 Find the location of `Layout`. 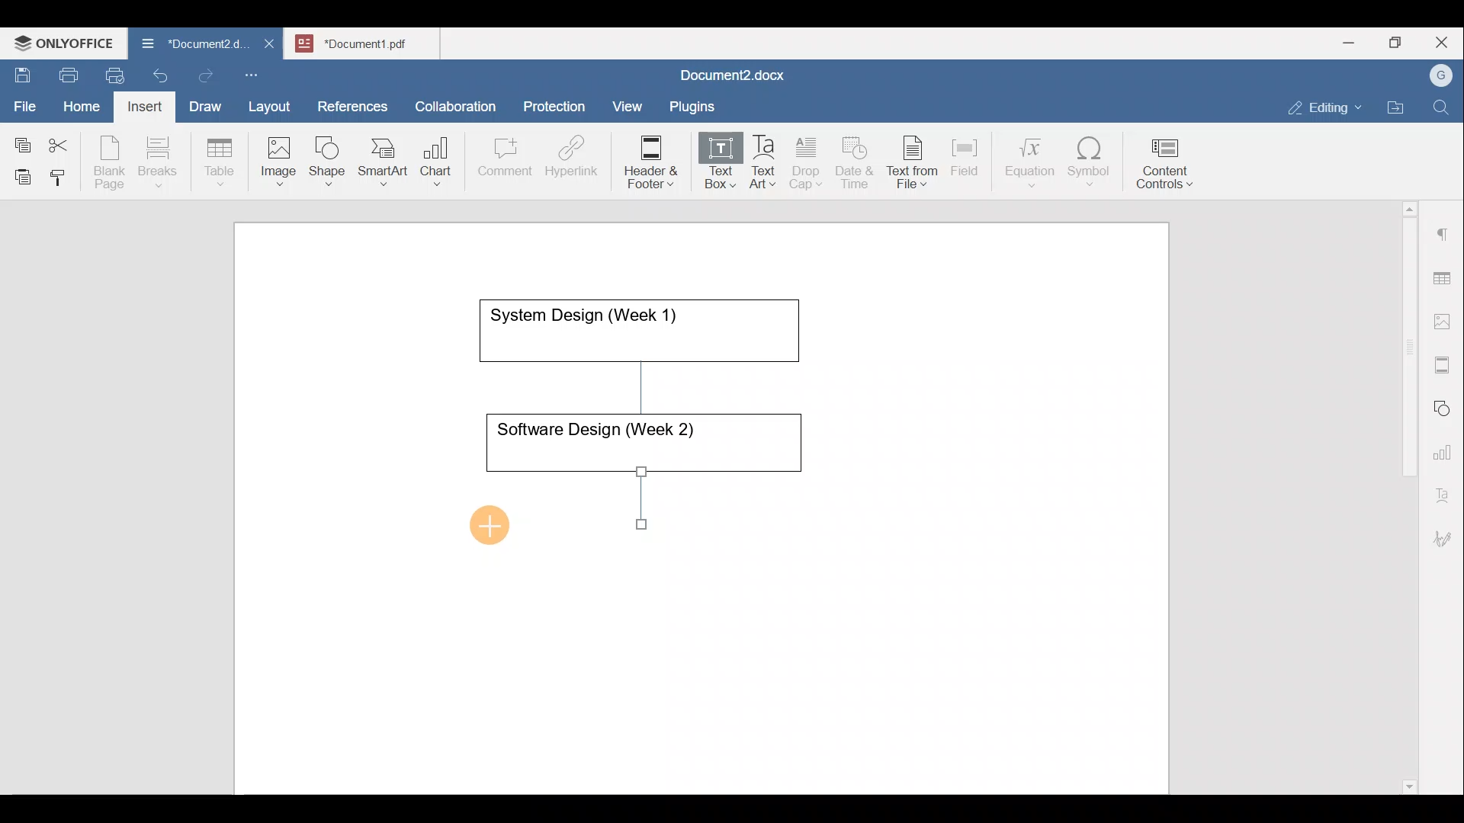

Layout is located at coordinates (273, 104).